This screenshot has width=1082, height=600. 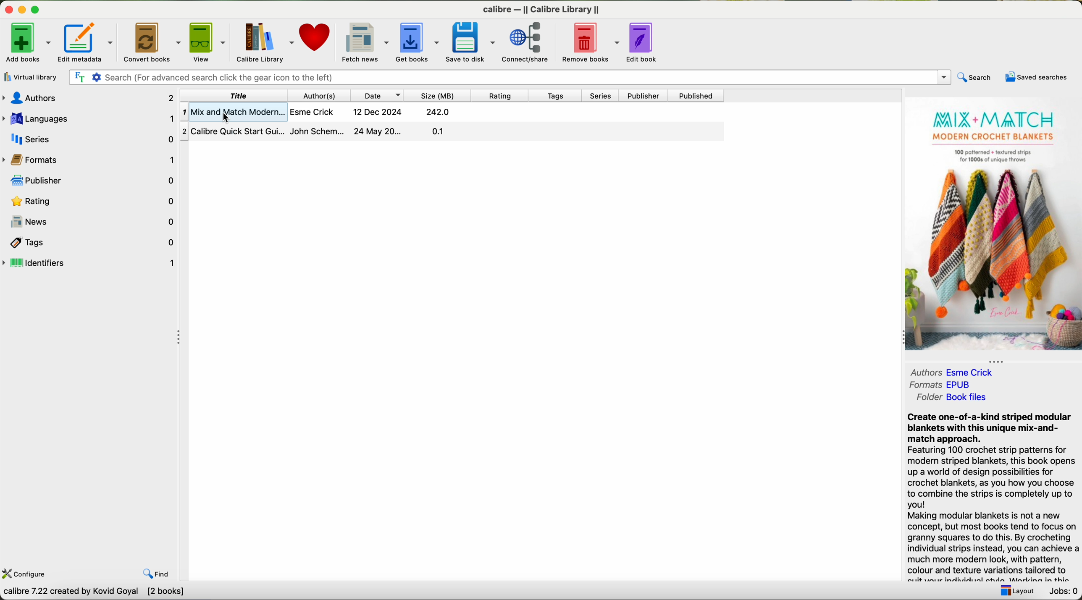 What do you see at coordinates (89, 99) in the screenshot?
I see `authors` at bounding box center [89, 99].